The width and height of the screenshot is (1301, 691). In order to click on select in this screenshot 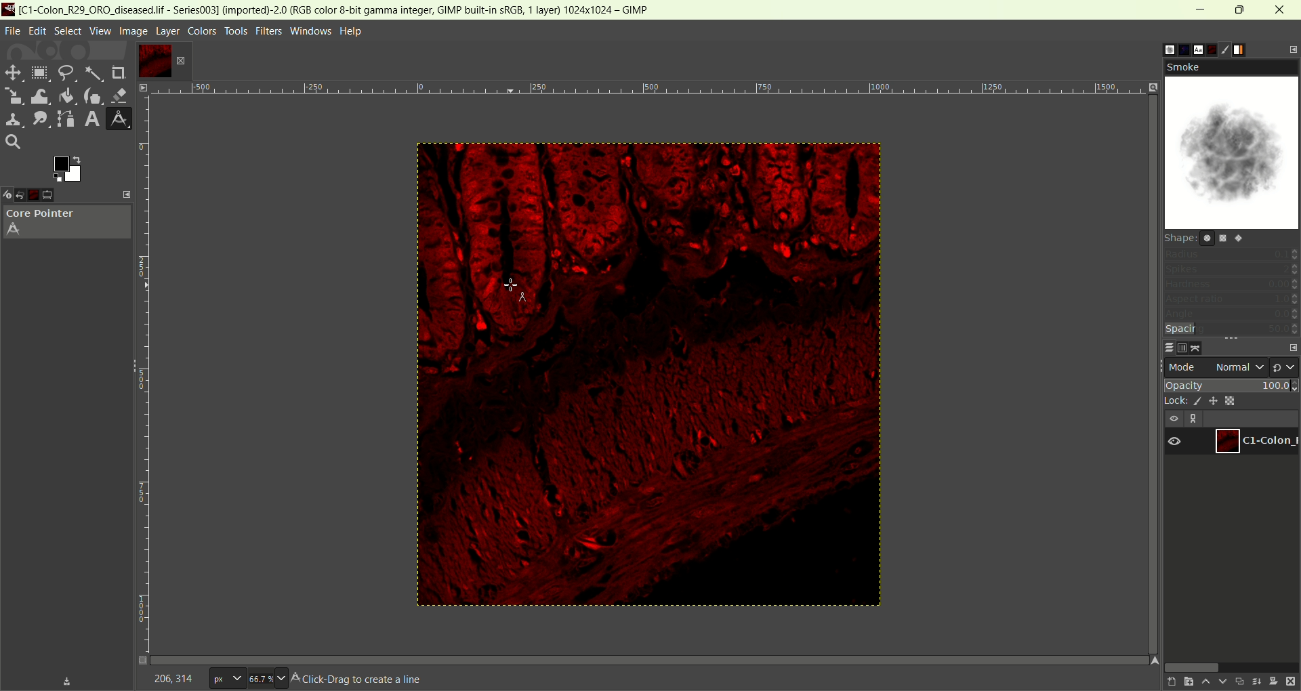, I will do `click(67, 31)`.